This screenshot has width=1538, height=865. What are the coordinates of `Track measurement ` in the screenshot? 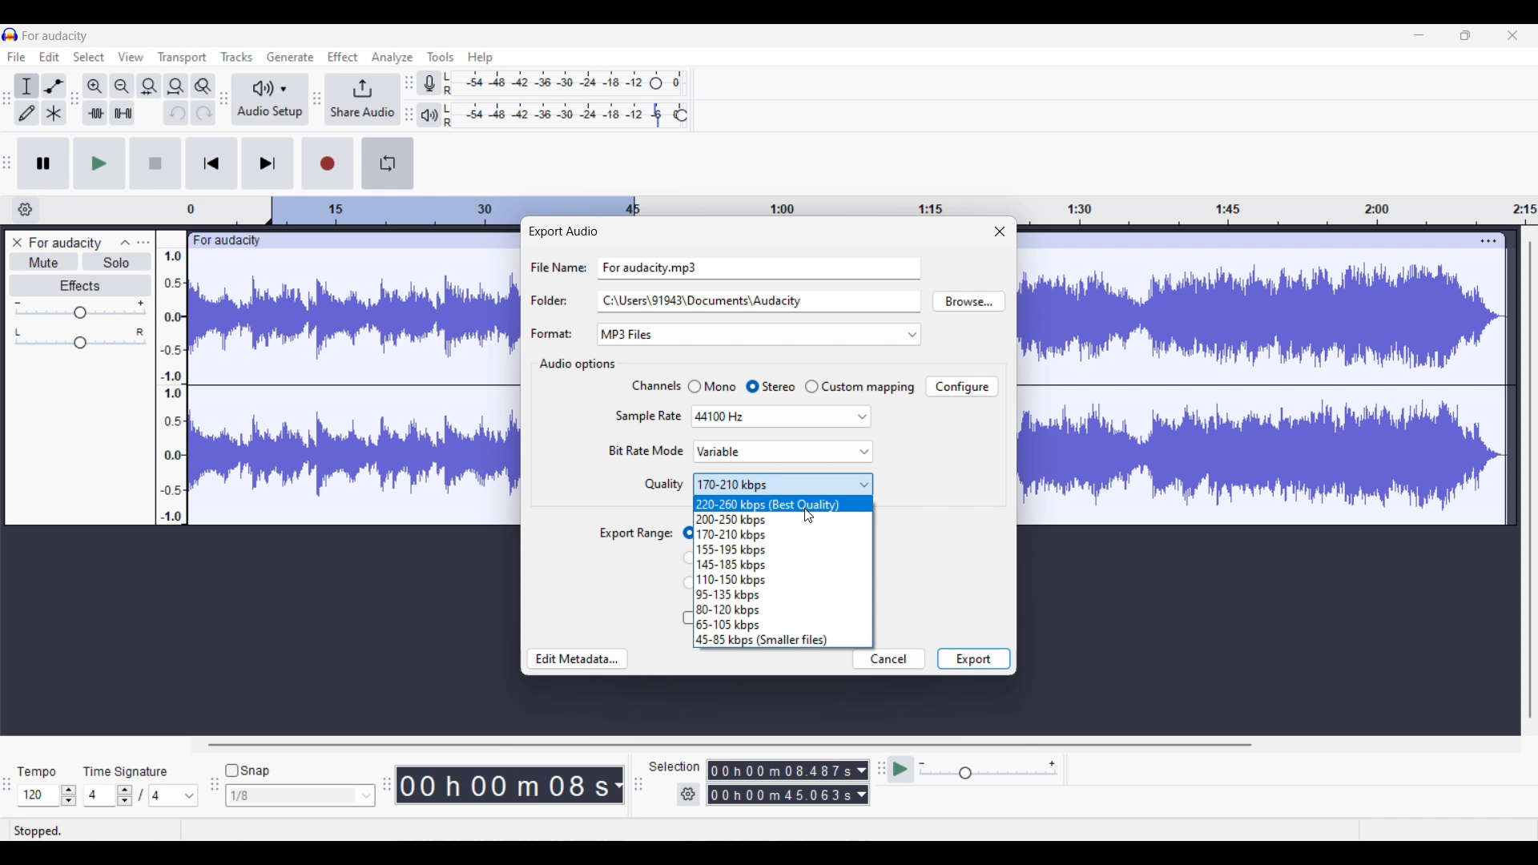 It's located at (617, 785).